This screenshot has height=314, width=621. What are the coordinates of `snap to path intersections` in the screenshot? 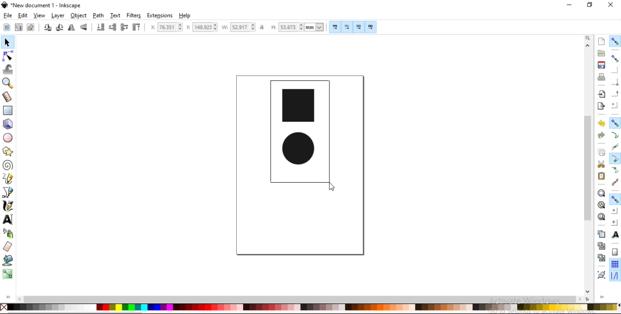 It's located at (614, 146).